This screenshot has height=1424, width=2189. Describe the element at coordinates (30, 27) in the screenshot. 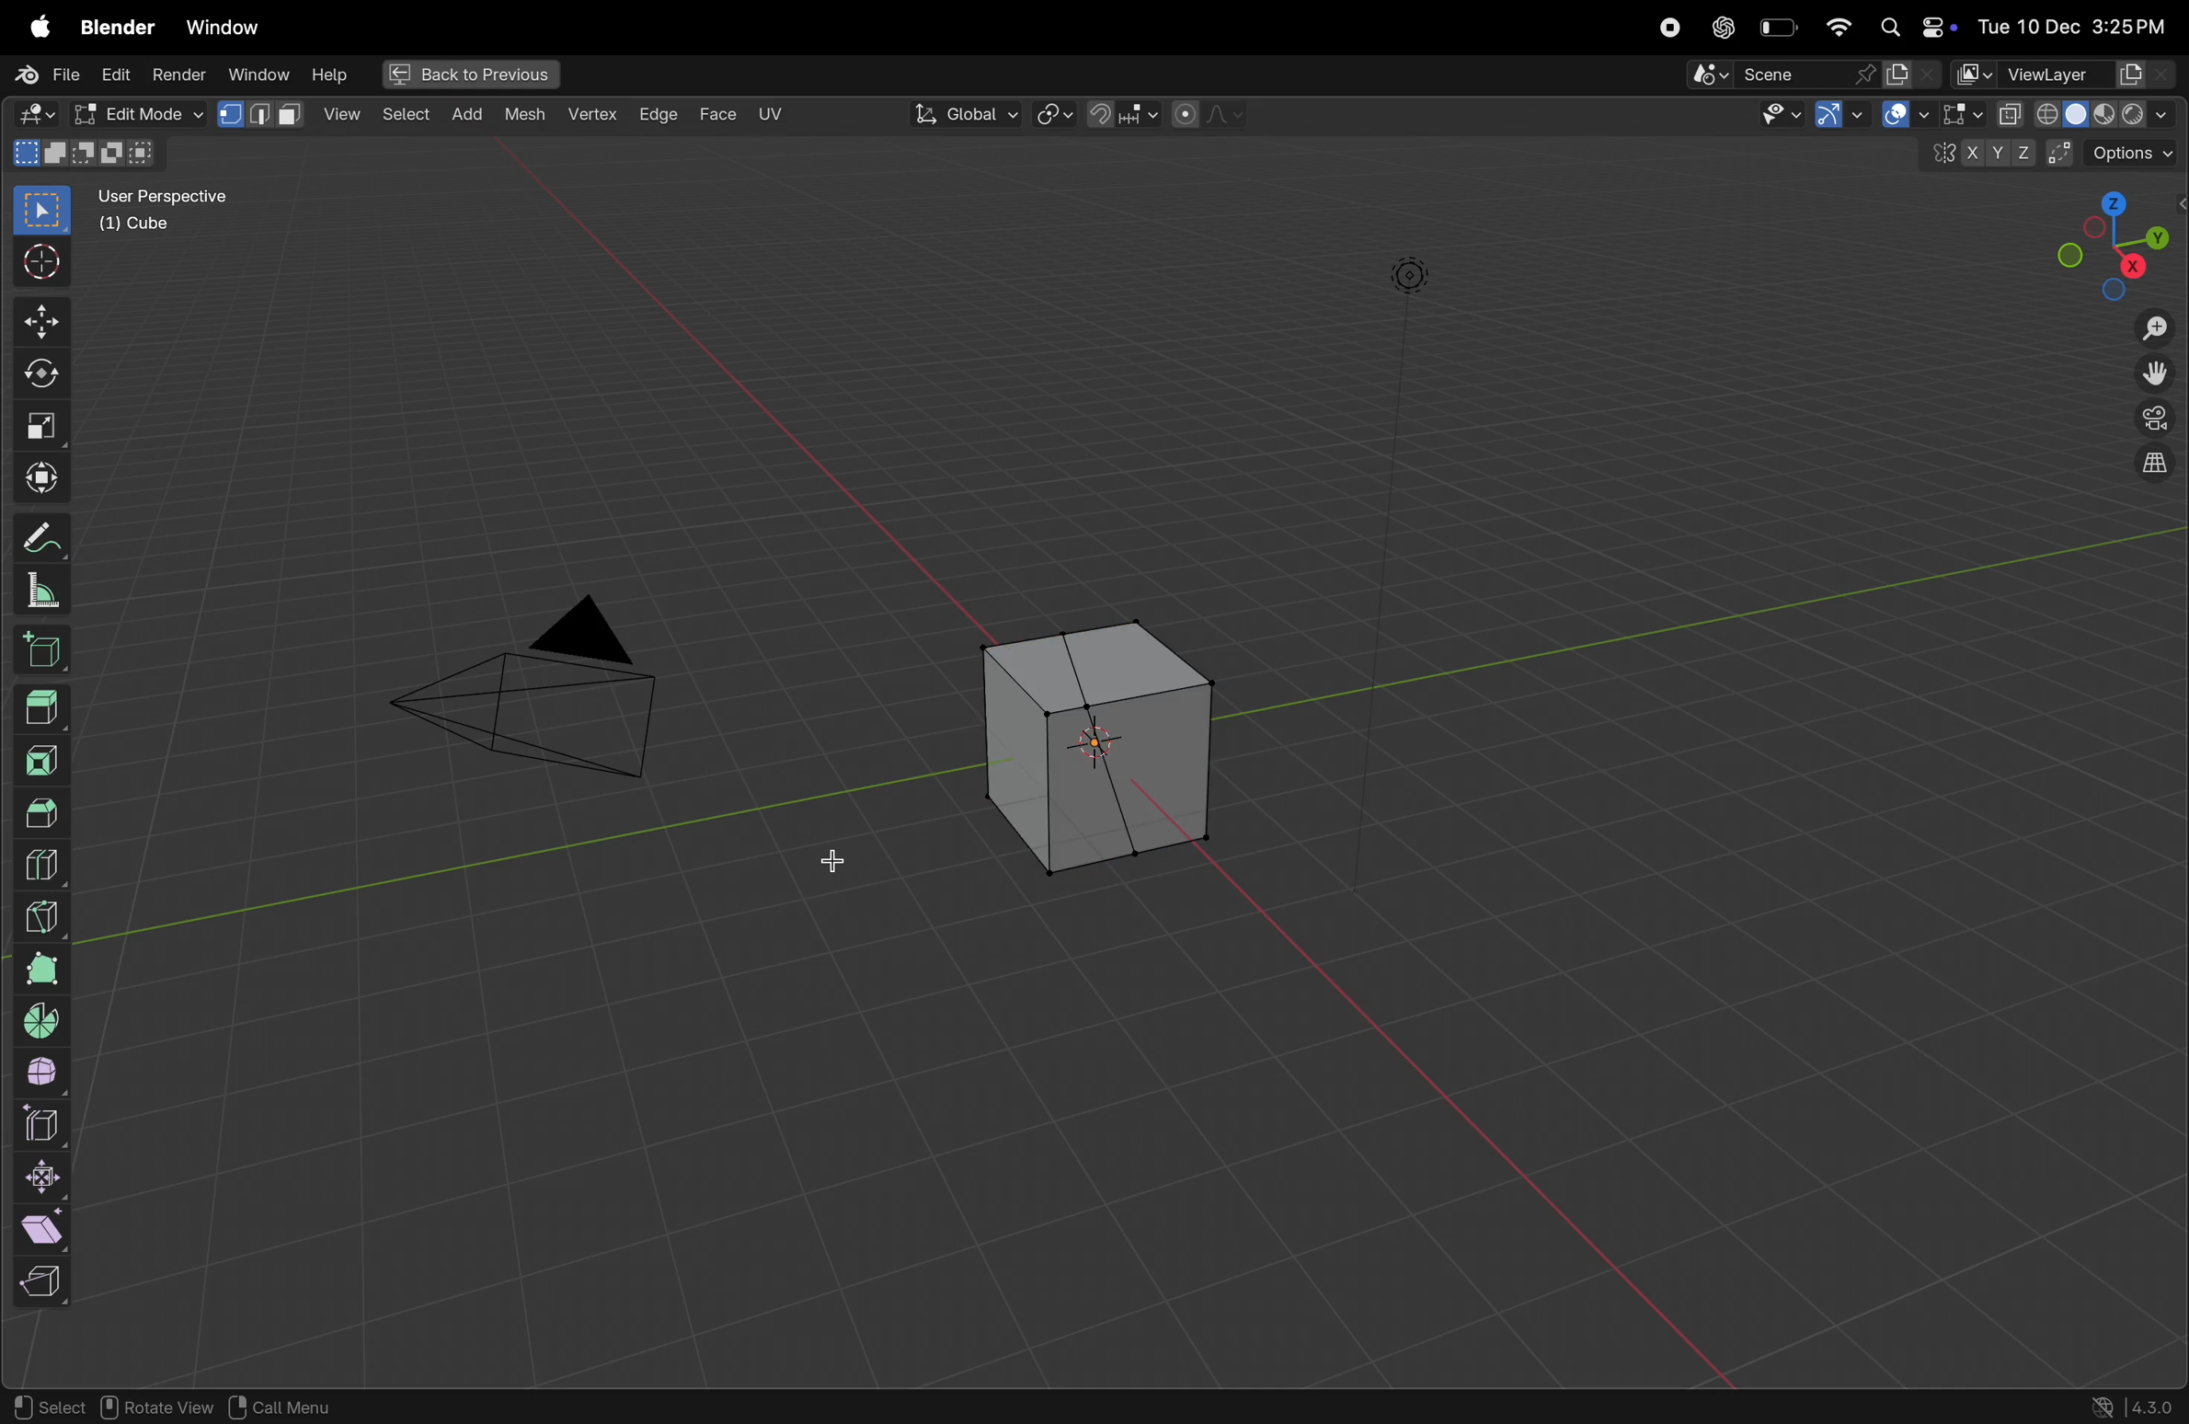

I see `Apple menu` at that location.